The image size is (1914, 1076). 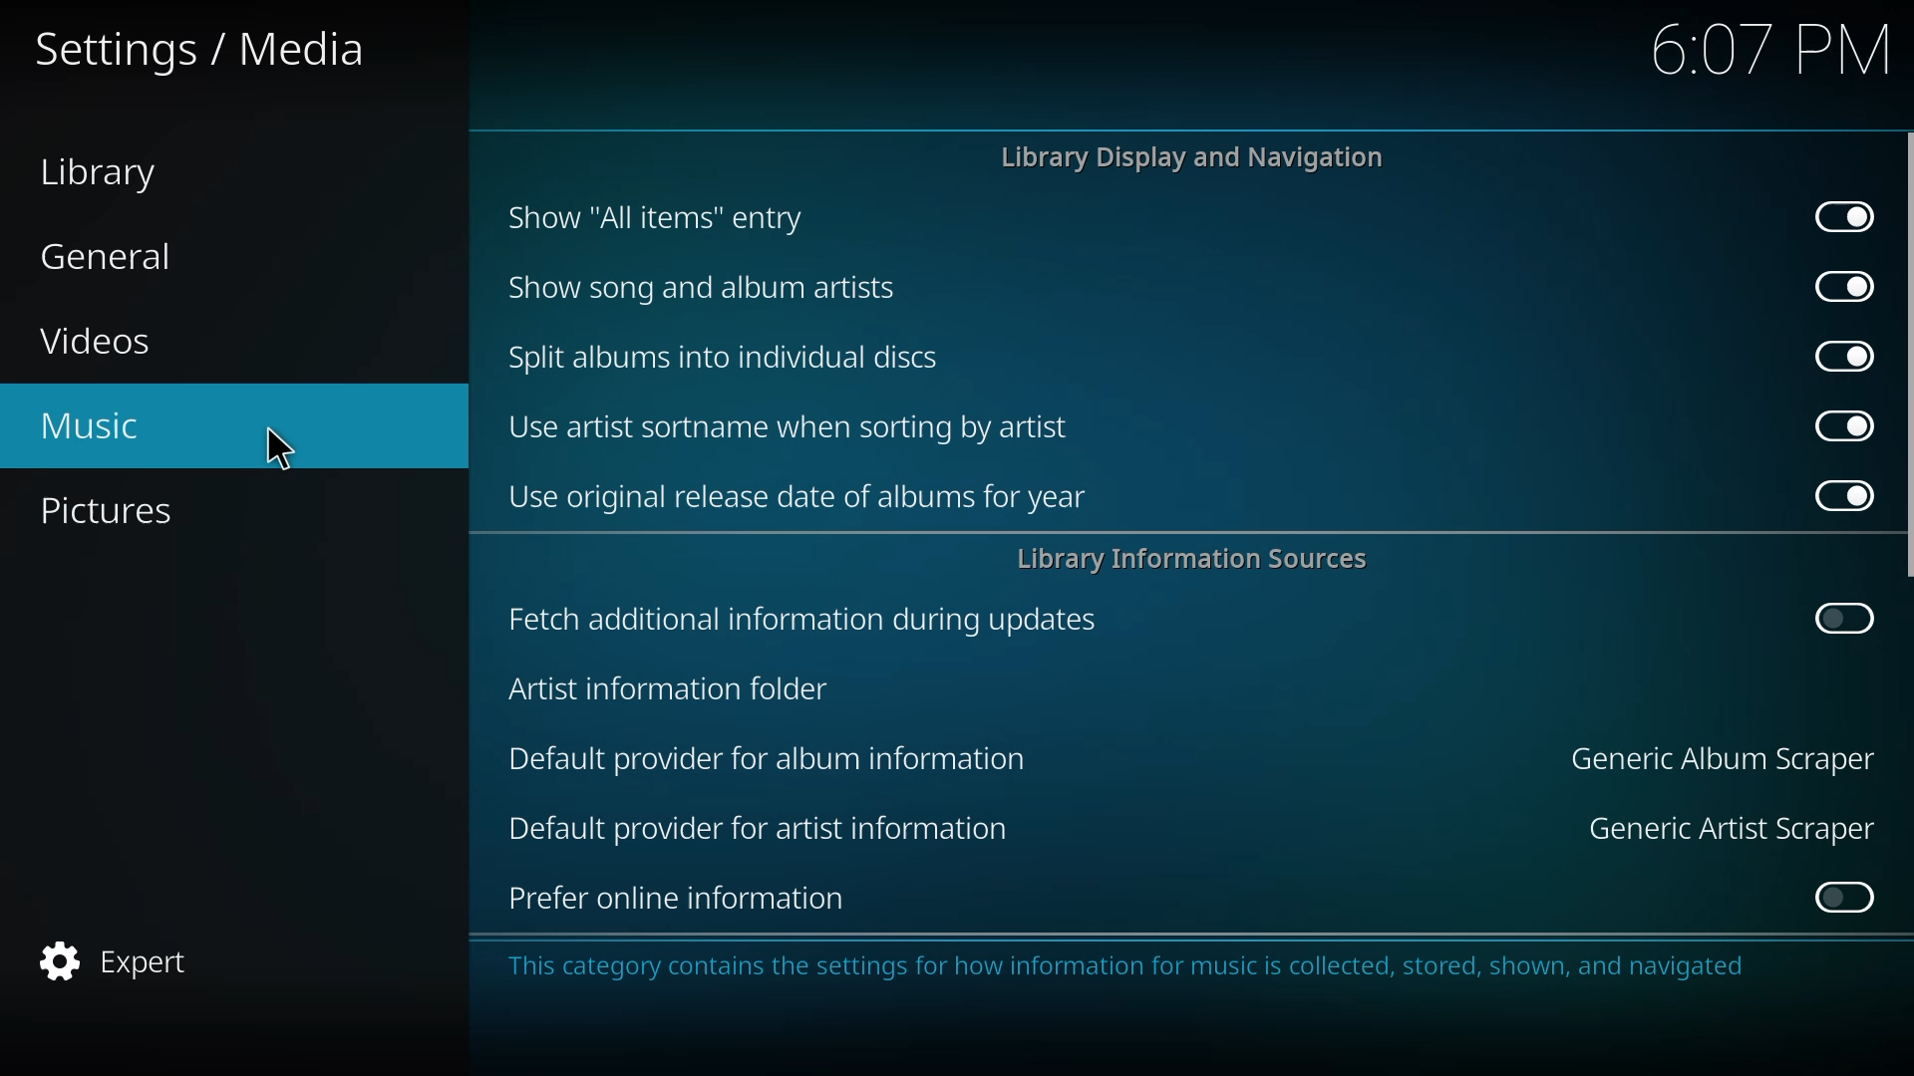 I want to click on general, so click(x=127, y=259).